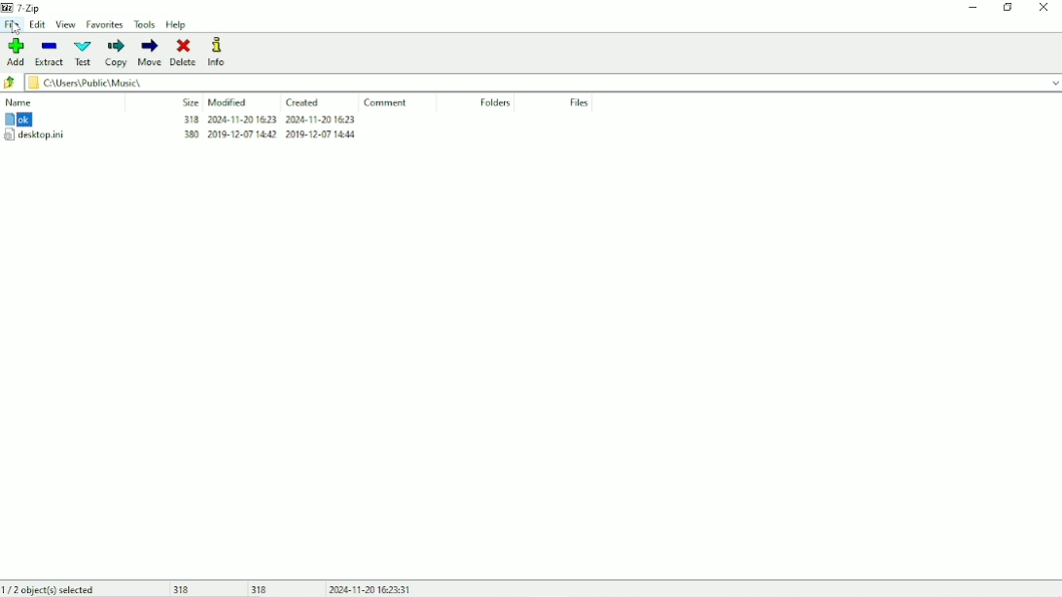  I want to click on Folders, so click(496, 102).